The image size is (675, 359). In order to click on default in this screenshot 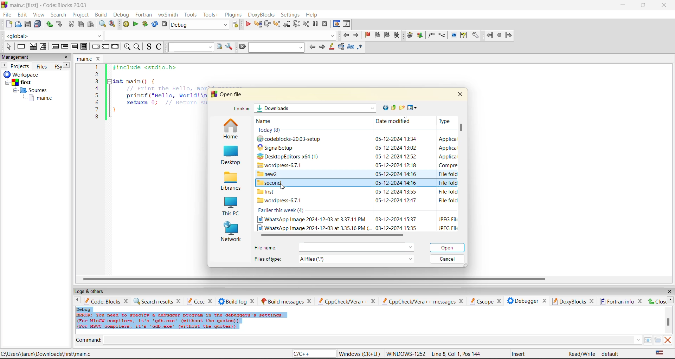, I will do `click(611, 353)`.